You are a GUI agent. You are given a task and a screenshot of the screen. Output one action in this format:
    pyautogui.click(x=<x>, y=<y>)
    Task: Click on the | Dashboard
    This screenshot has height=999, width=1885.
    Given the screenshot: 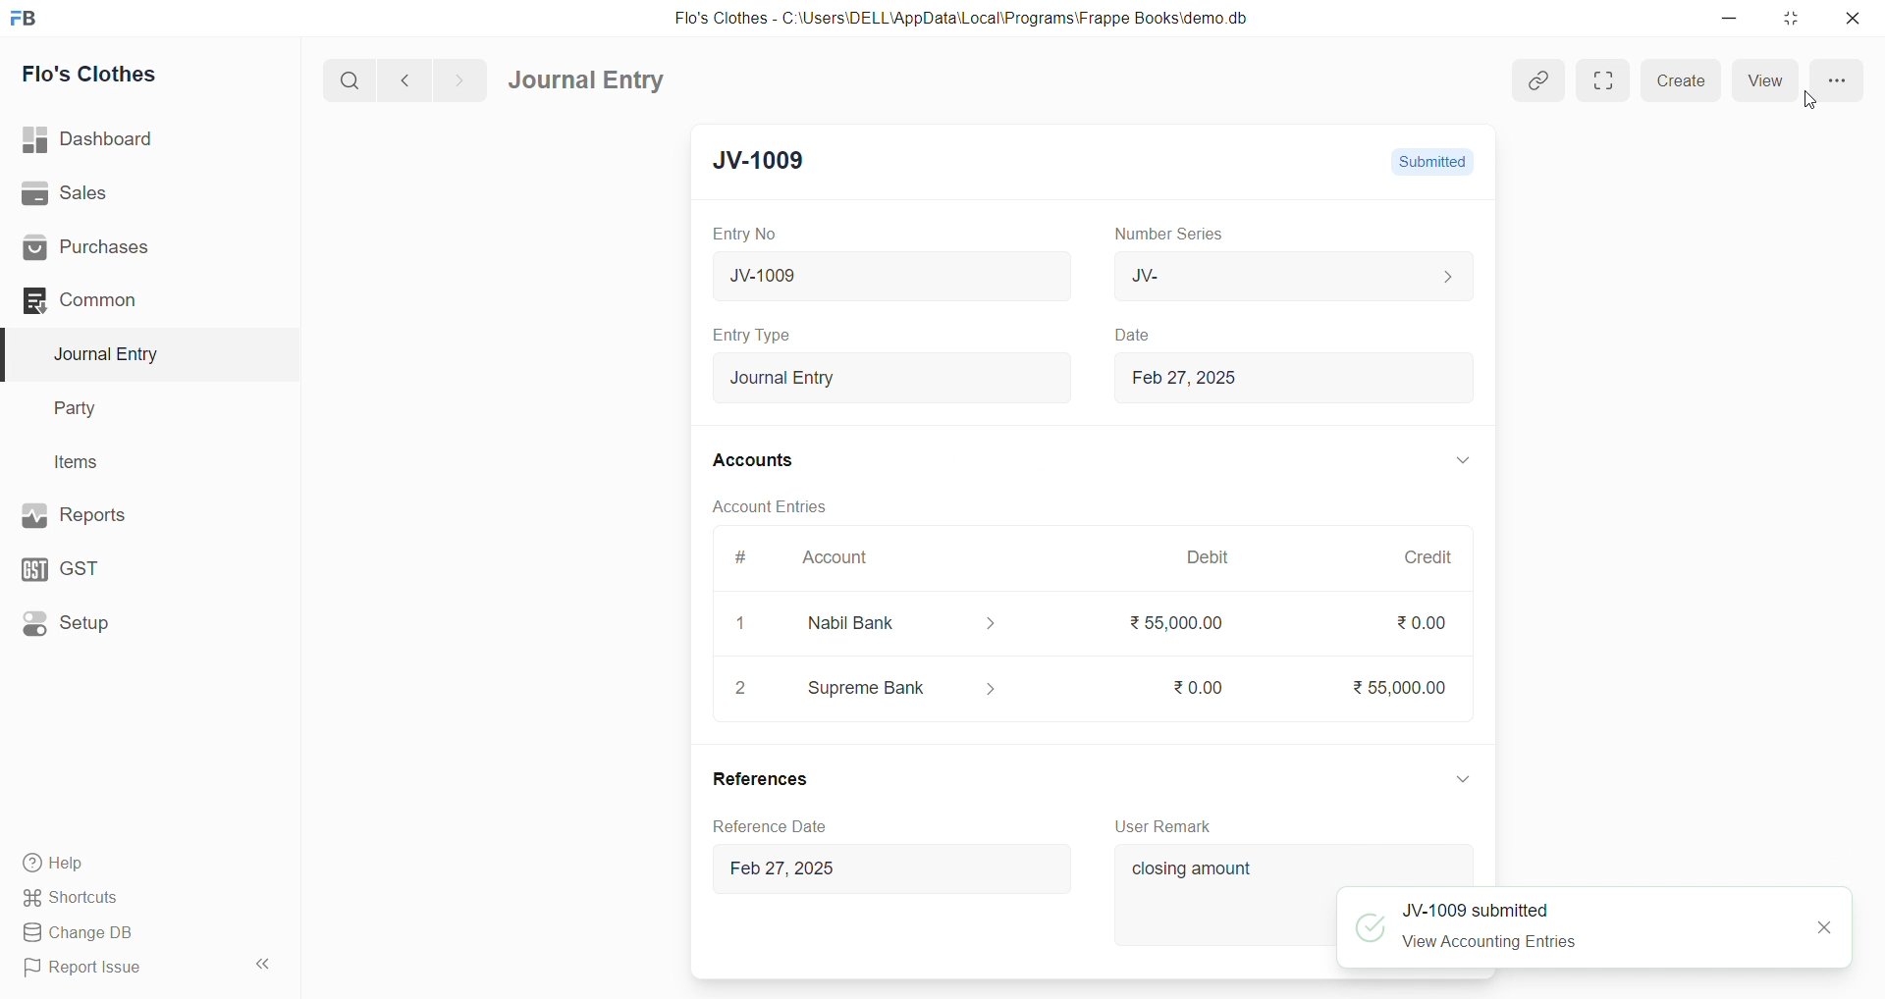 What is the action you would take?
    pyautogui.click(x=107, y=140)
    